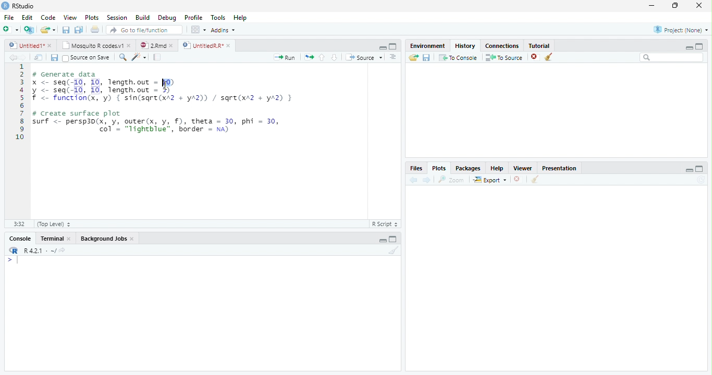 This screenshot has width=712, height=375. I want to click on minimize, so click(652, 5).